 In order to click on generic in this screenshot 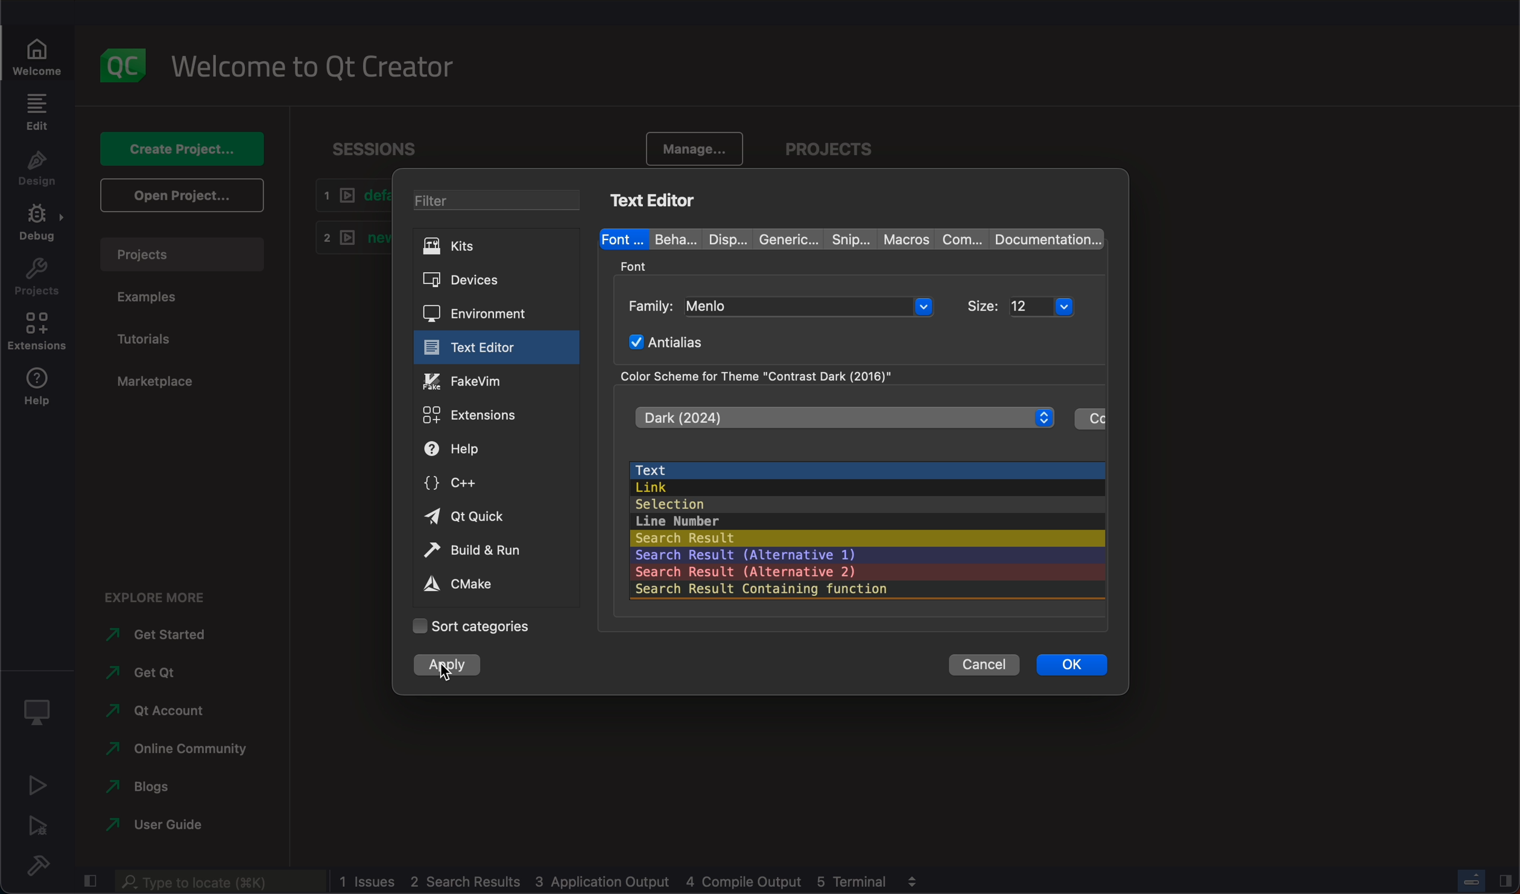, I will do `click(781, 237)`.